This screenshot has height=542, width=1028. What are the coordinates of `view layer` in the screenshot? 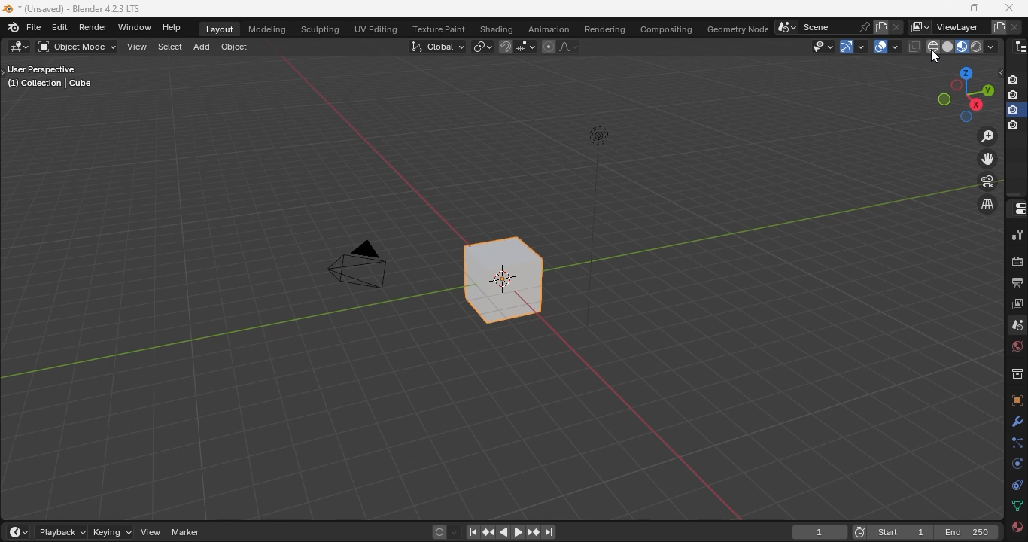 It's located at (1017, 305).